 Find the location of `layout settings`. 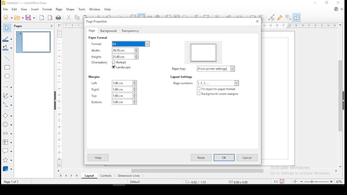

layout settings is located at coordinates (182, 77).